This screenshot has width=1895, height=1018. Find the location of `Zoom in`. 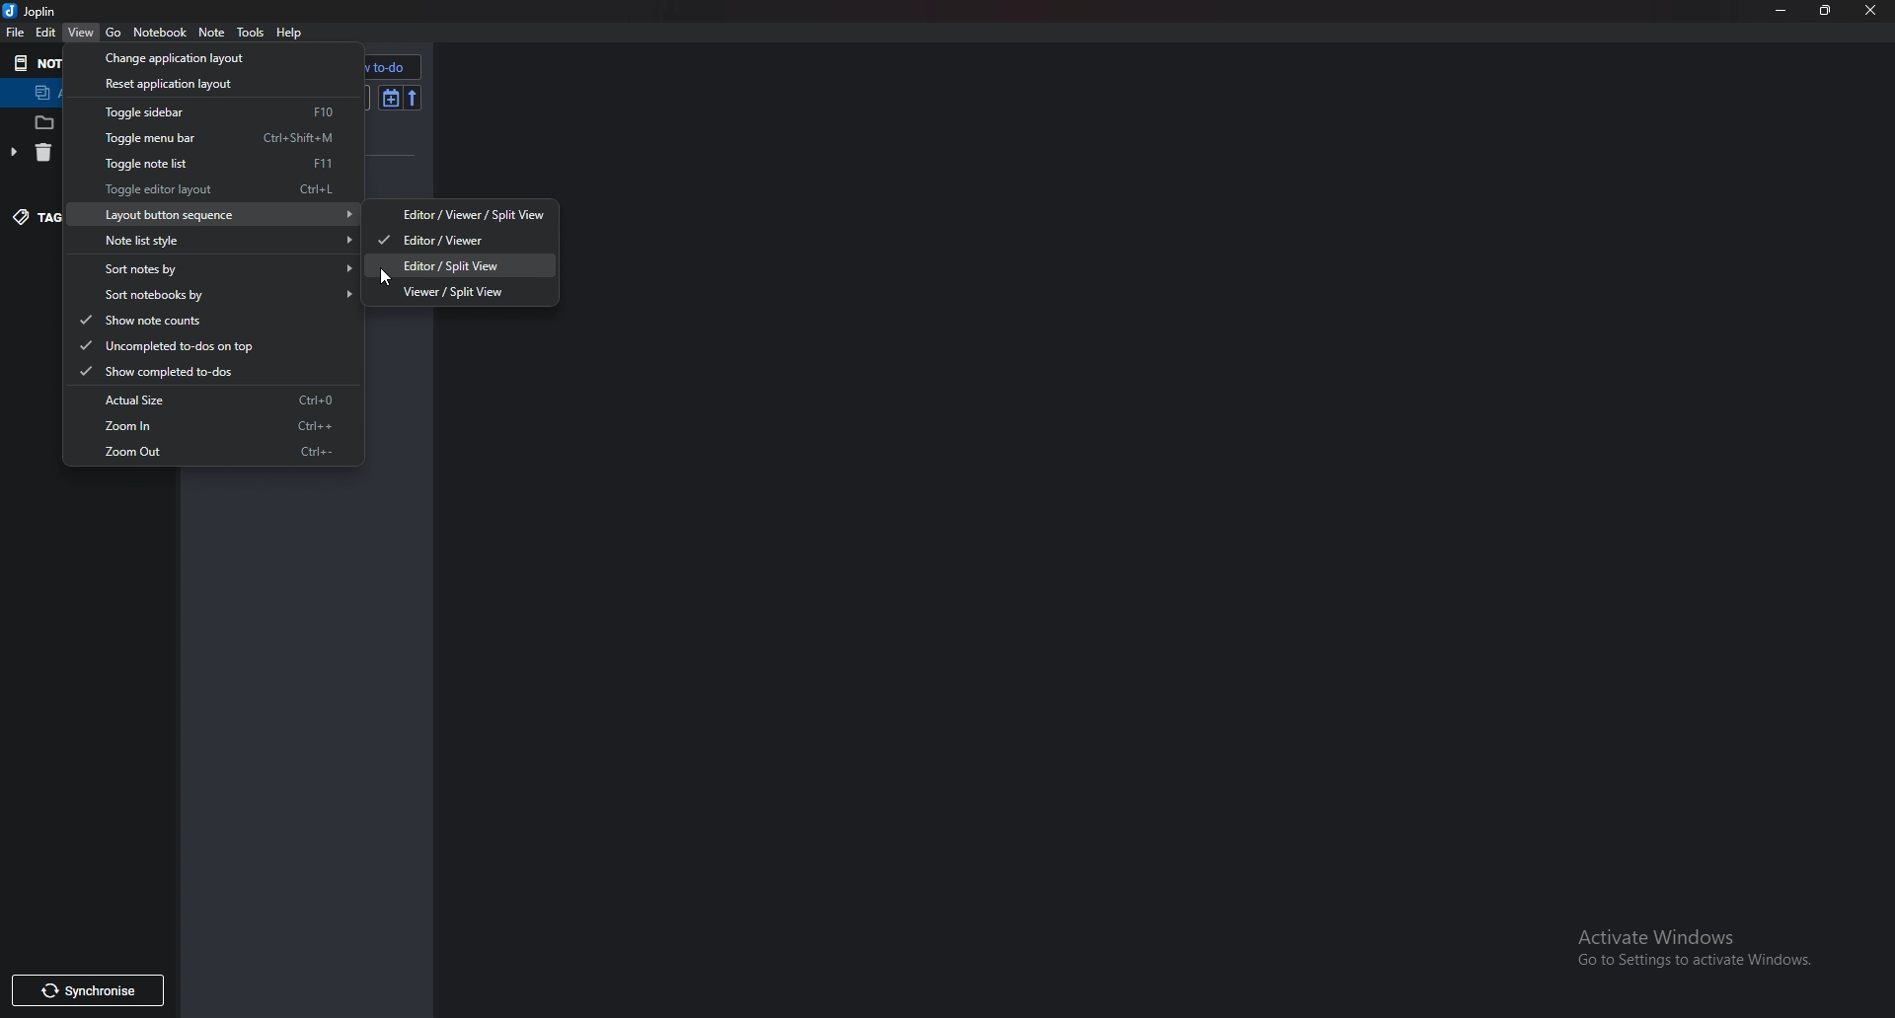

Zoom in is located at coordinates (215, 426).